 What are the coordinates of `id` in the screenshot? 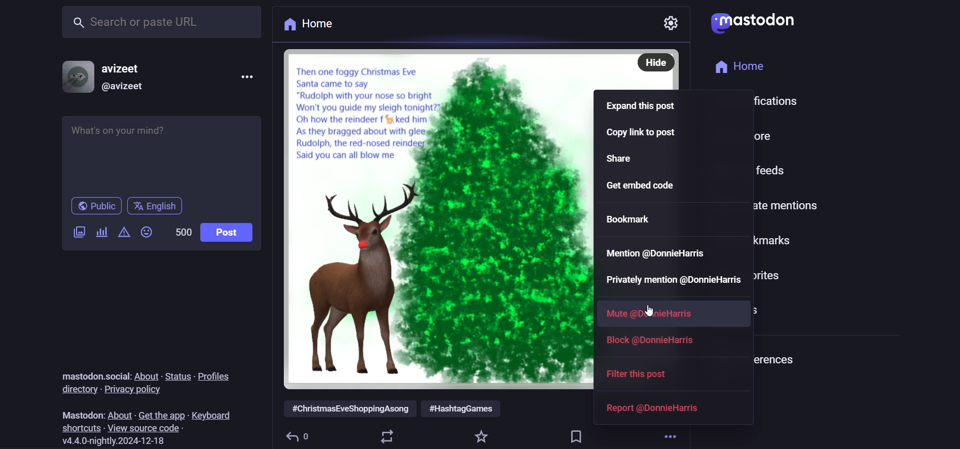 It's located at (122, 87).